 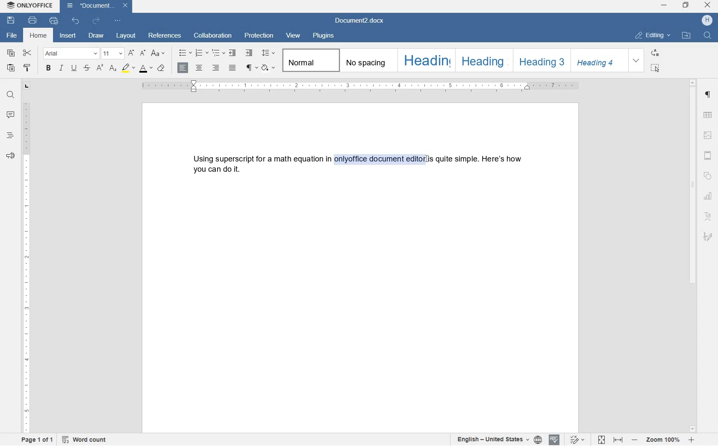 I want to click on FIND, so click(x=706, y=35).